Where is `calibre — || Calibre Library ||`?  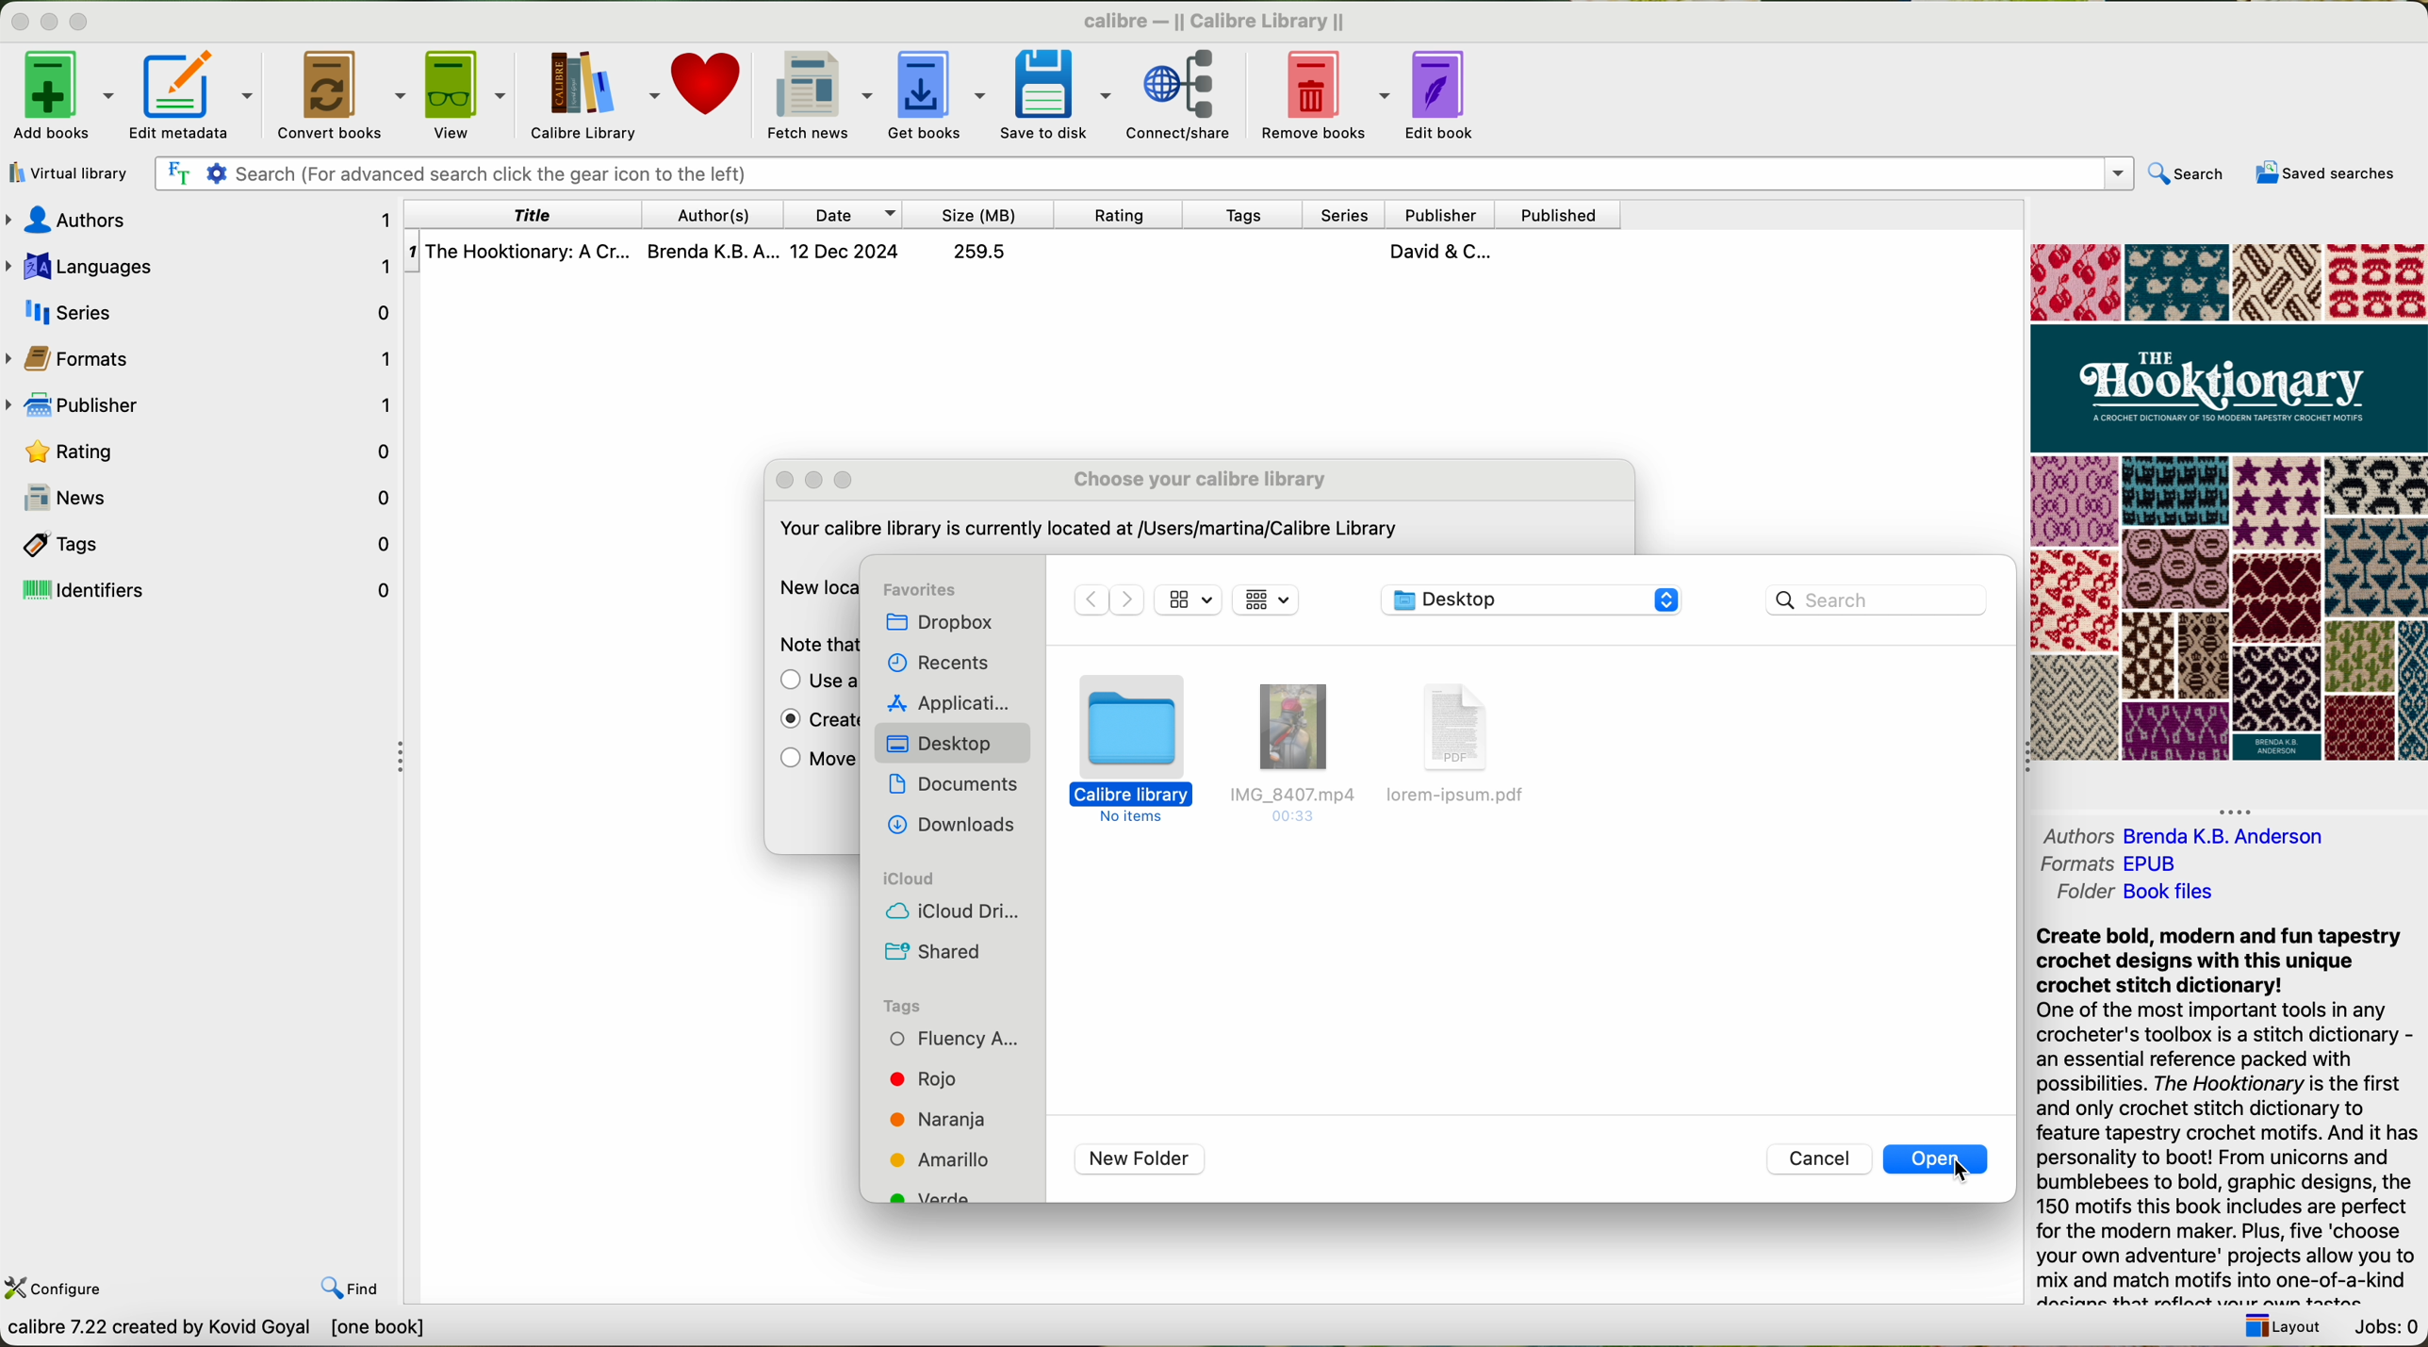
calibre — || Calibre Library || is located at coordinates (1212, 19).